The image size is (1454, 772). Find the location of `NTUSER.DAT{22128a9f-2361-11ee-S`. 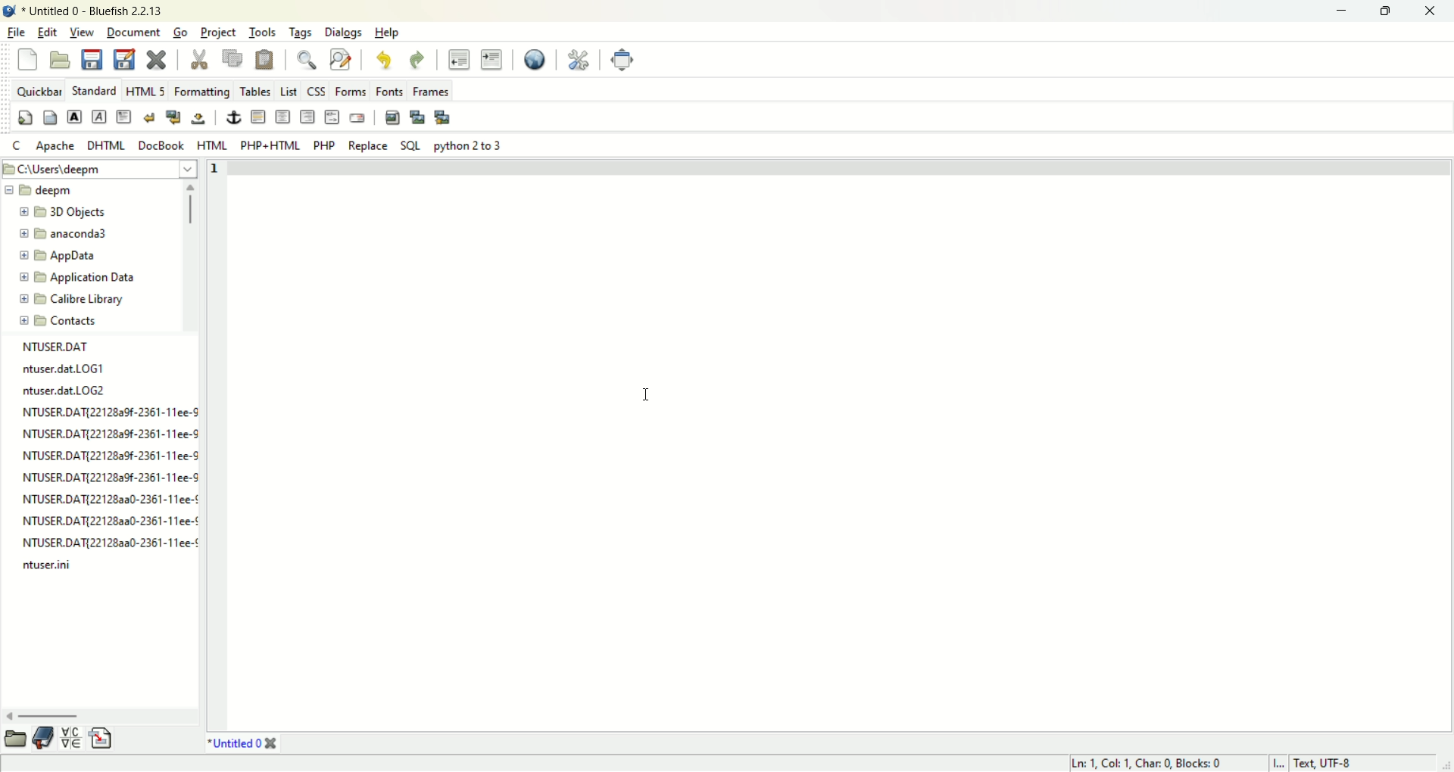

NTUSER.DAT{22128a9f-2361-11ee-S is located at coordinates (106, 432).